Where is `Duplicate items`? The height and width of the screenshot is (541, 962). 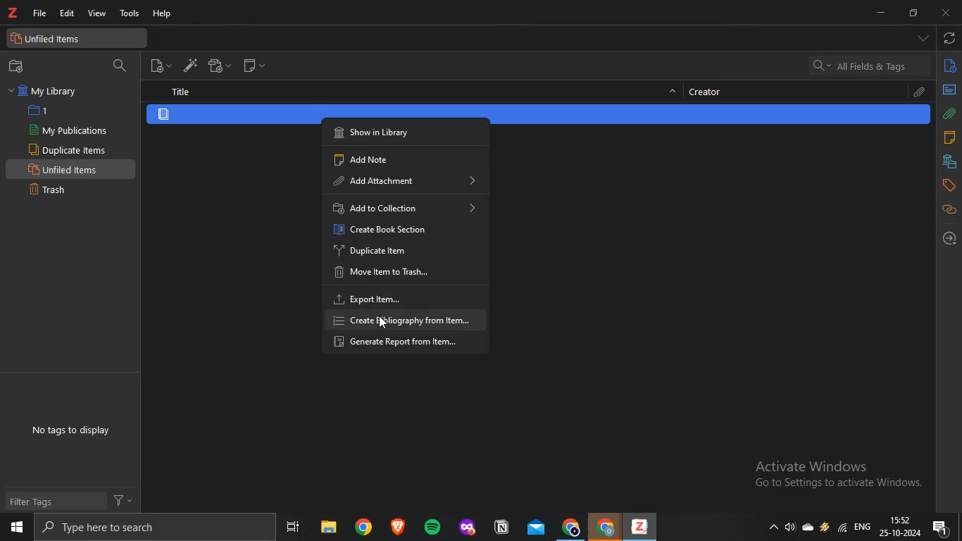 Duplicate items is located at coordinates (68, 149).